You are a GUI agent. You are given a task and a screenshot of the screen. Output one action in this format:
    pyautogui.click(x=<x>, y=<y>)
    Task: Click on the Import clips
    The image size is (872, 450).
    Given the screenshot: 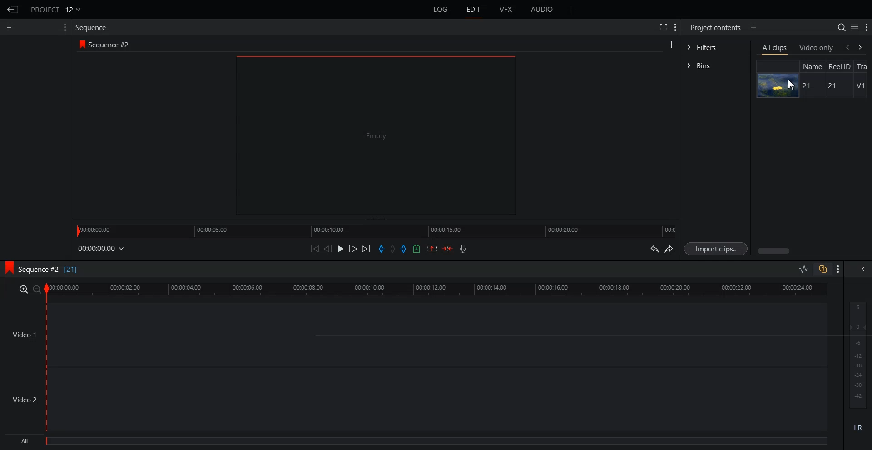 What is the action you would take?
    pyautogui.click(x=715, y=248)
    